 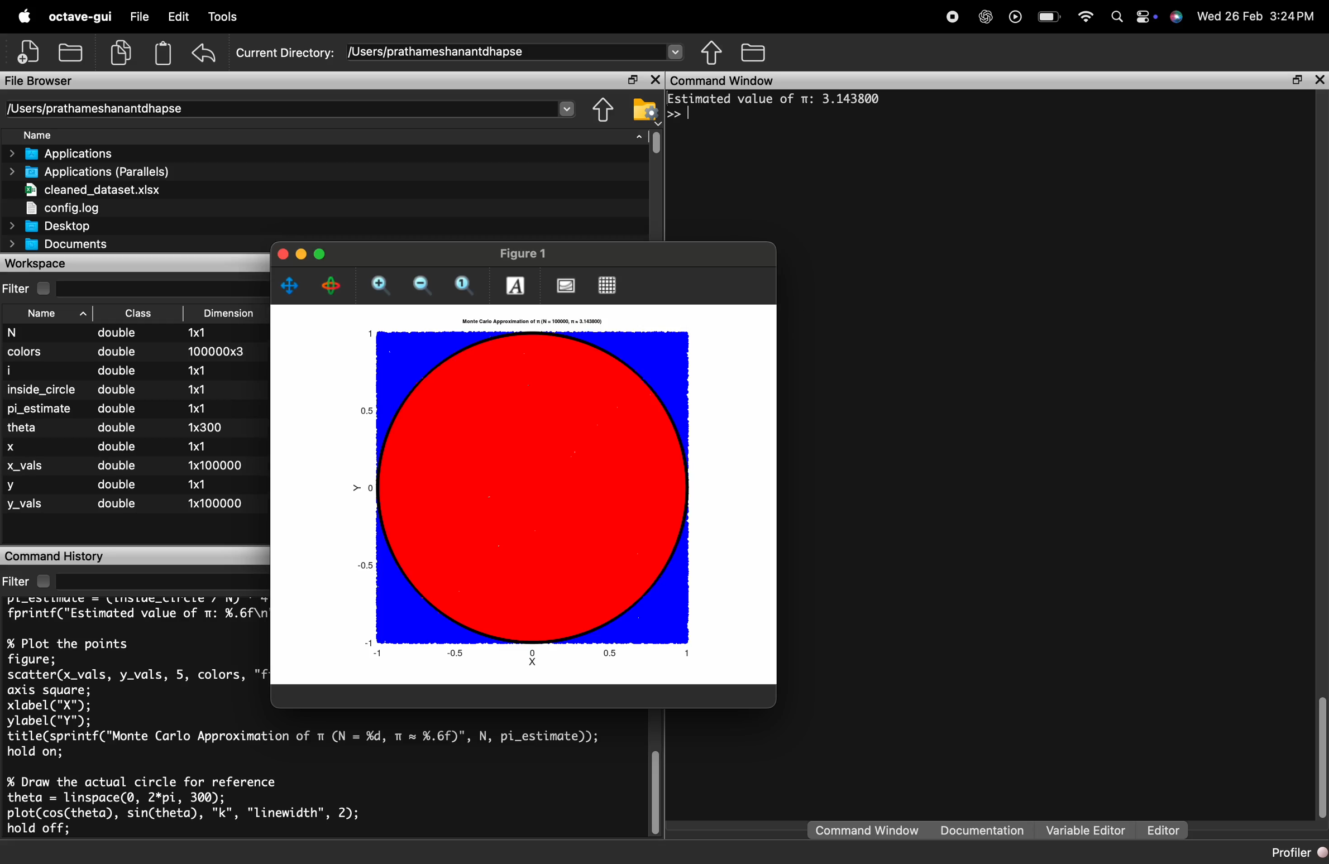 What do you see at coordinates (1145, 18) in the screenshot?
I see `control center` at bounding box center [1145, 18].